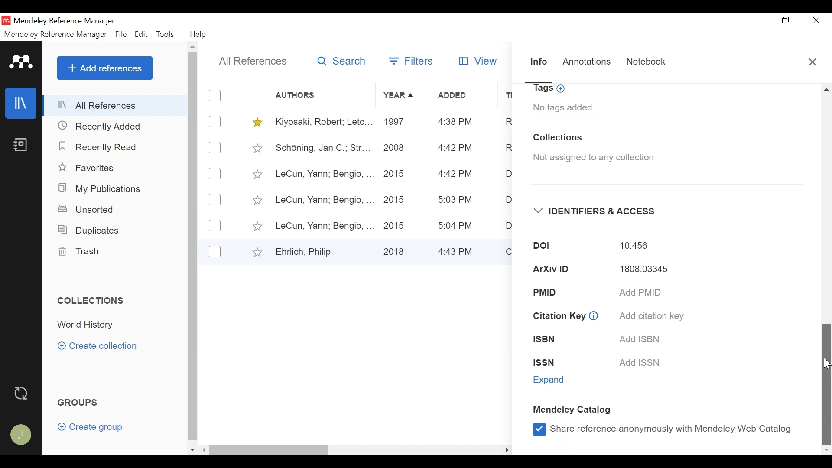  I want to click on scroll right, so click(506, 449).